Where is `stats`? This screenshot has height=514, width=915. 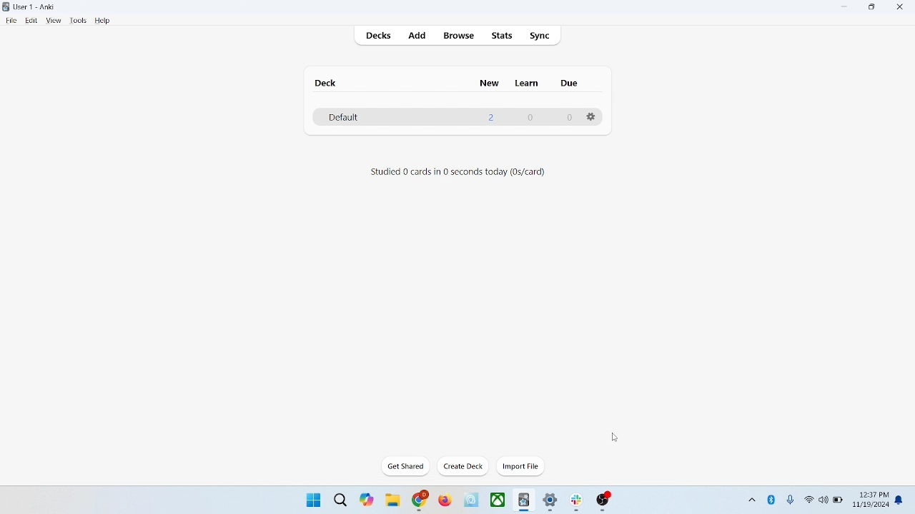
stats is located at coordinates (501, 36).